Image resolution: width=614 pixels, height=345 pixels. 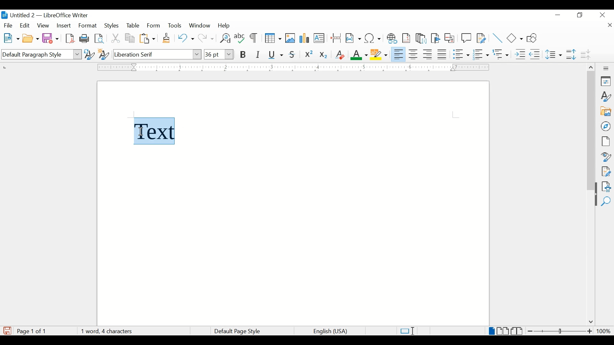 I want to click on superscript, so click(x=309, y=55).